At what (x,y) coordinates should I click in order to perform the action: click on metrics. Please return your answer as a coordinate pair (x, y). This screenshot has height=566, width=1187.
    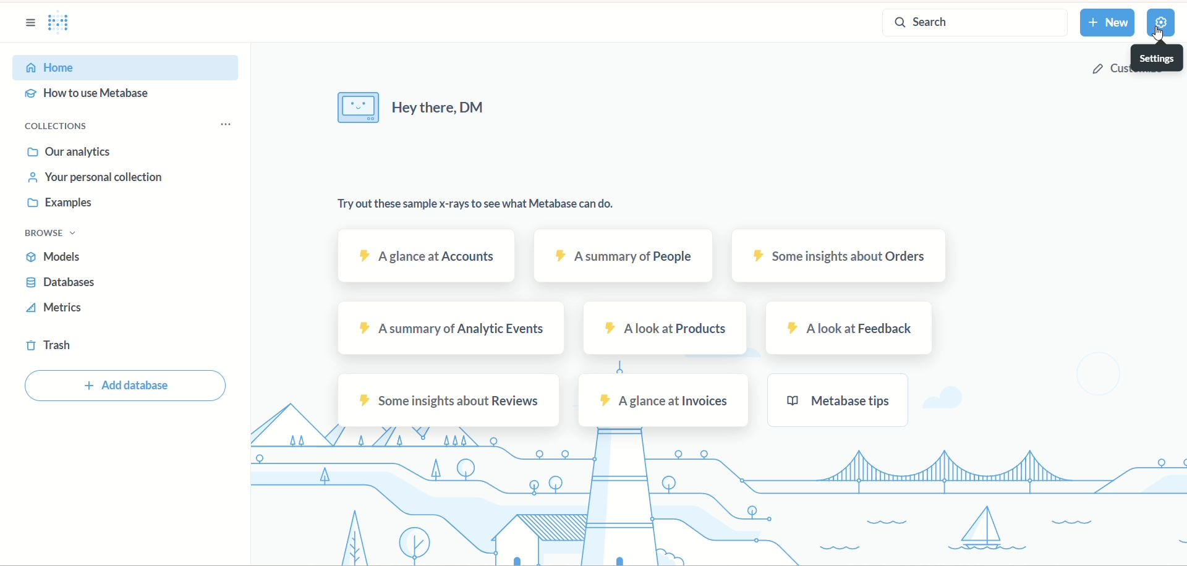
    Looking at the image, I should click on (54, 310).